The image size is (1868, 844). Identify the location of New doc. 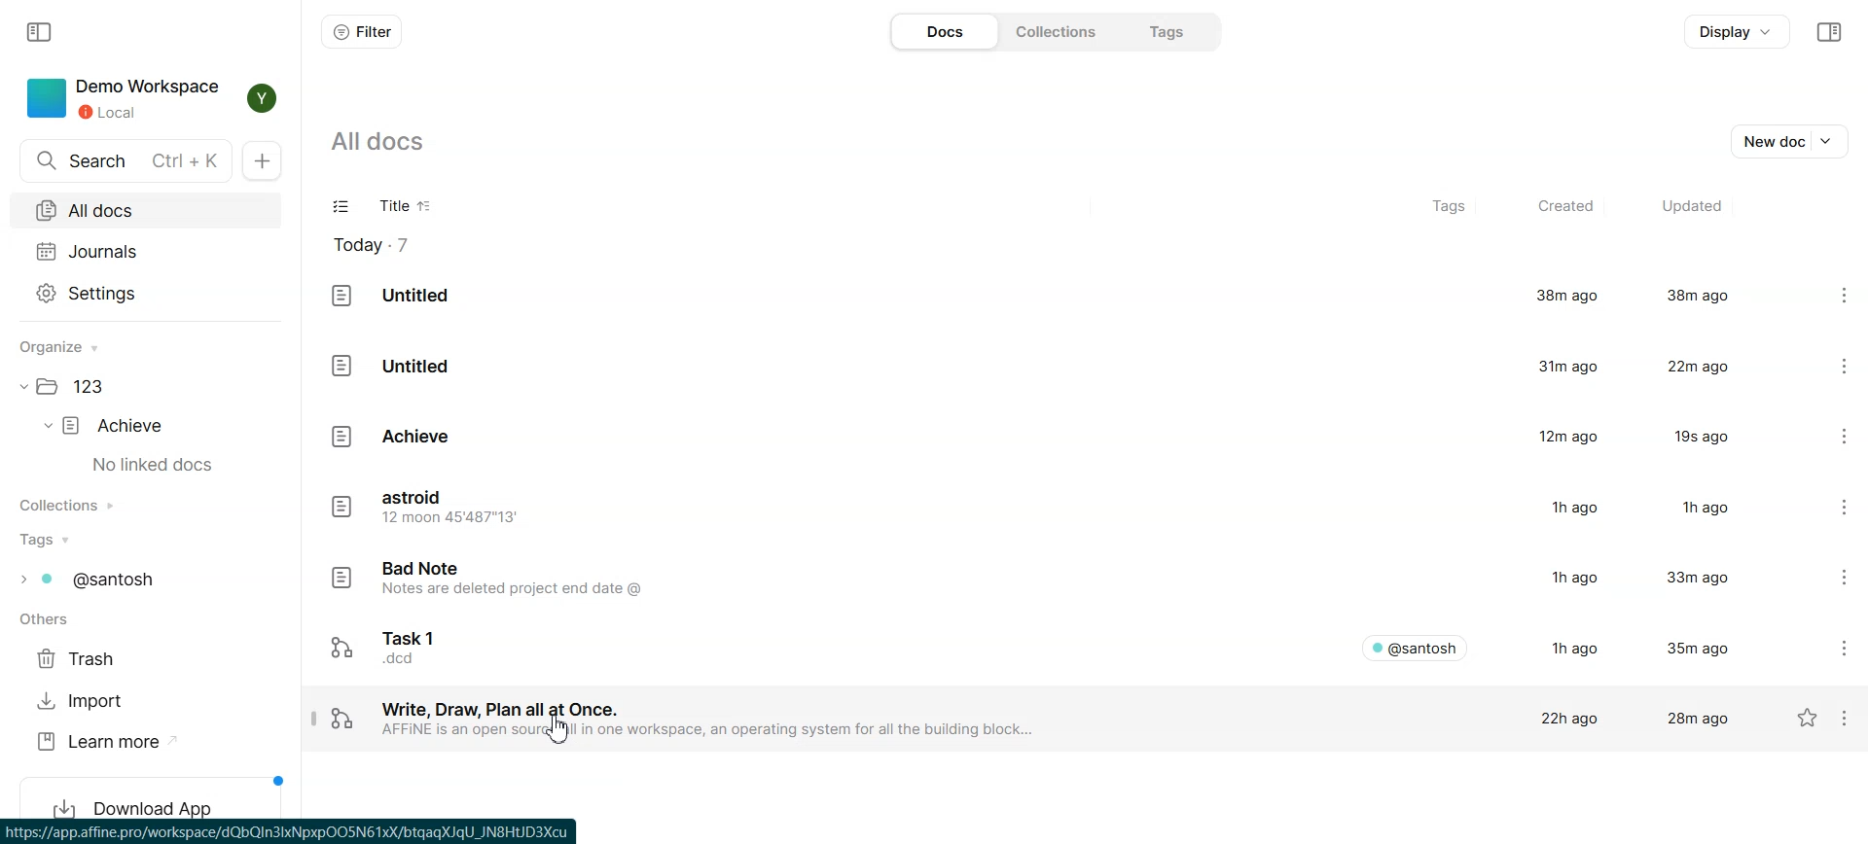
(1793, 139).